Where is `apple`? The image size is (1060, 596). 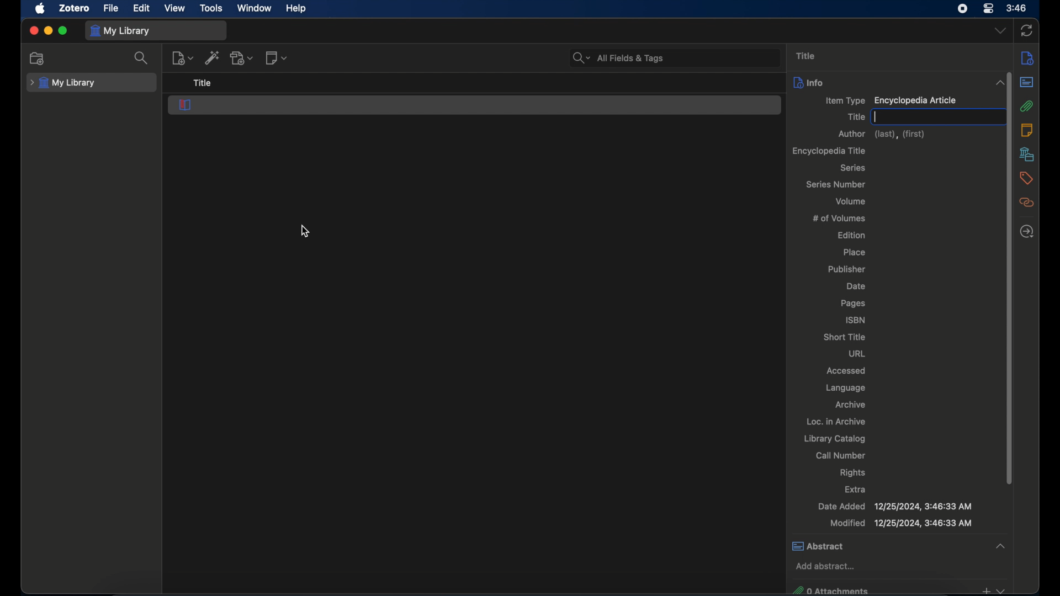 apple is located at coordinates (40, 8).